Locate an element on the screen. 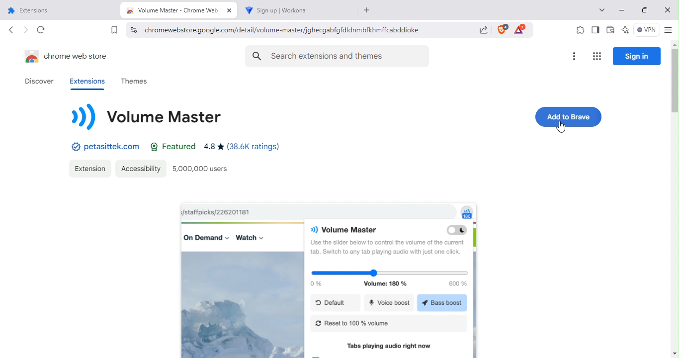 The image size is (679, 358). Brave firewall + VPN is located at coordinates (646, 30).